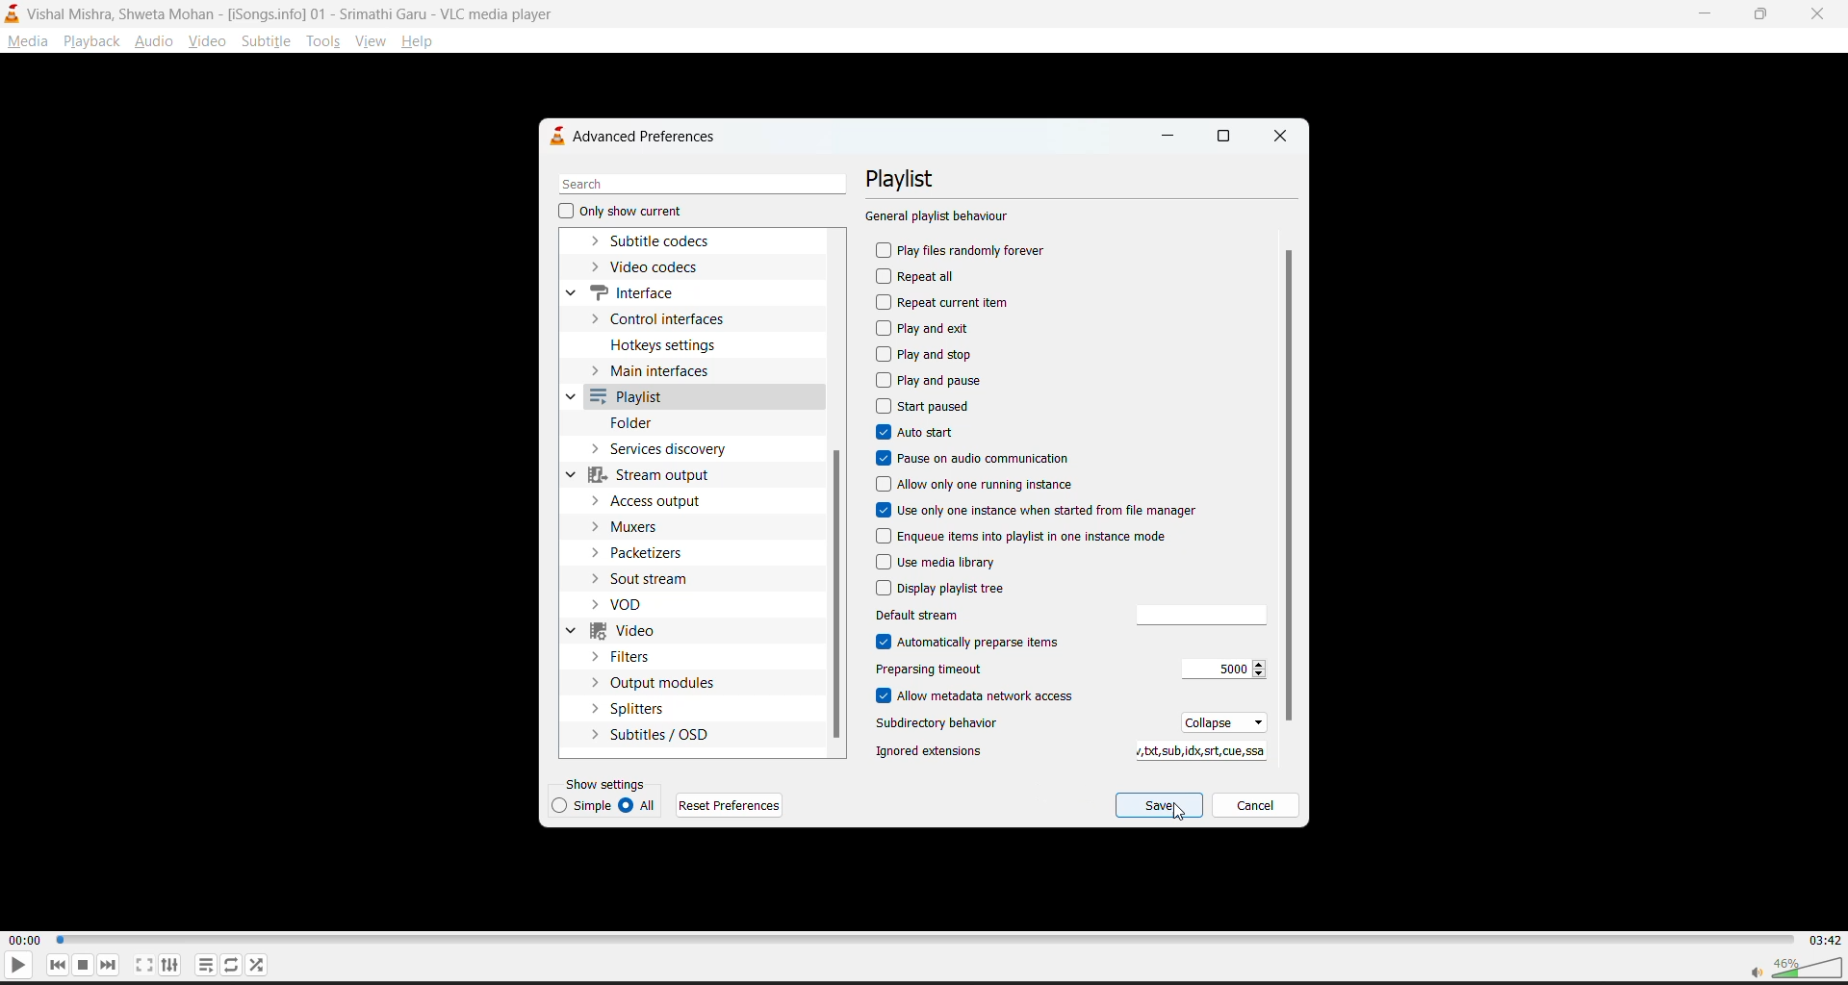 The image size is (1848, 985). Describe the element at coordinates (636, 423) in the screenshot. I see `folder` at that location.